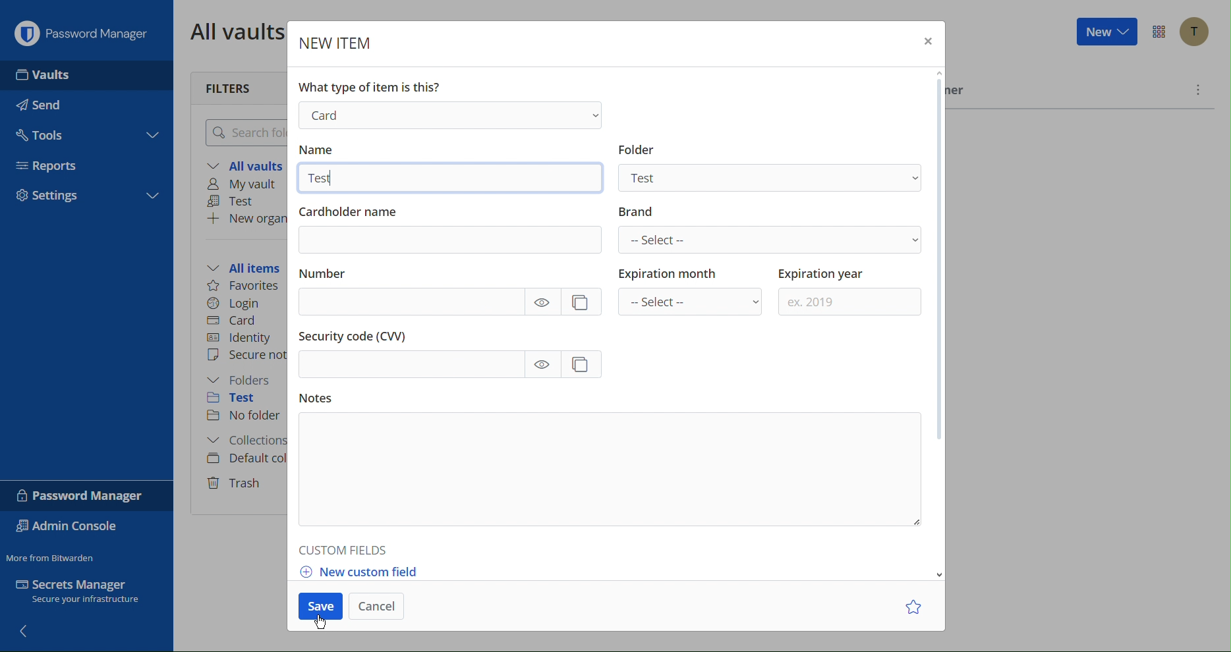 Image resolution: width=1231 pixels, height=652 pixels. Describe the element at coordinates (451, 291) in the screenshot. I see `Number` at that location.